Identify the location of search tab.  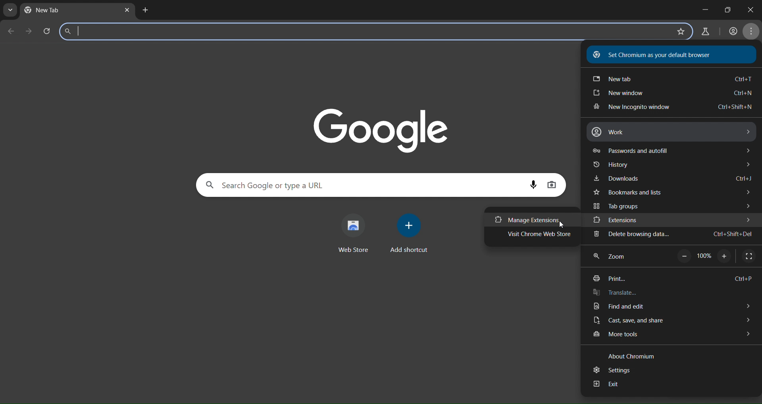
(9, 9).